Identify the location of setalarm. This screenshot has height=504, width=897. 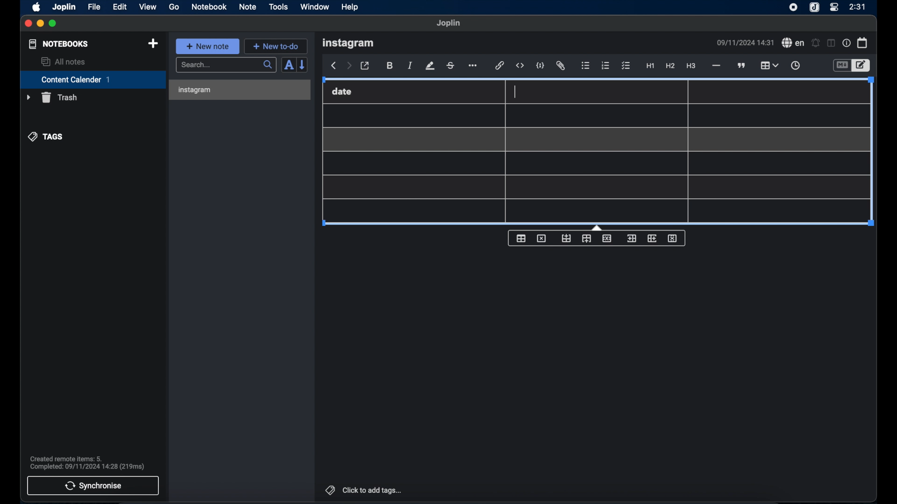
(816, 42).